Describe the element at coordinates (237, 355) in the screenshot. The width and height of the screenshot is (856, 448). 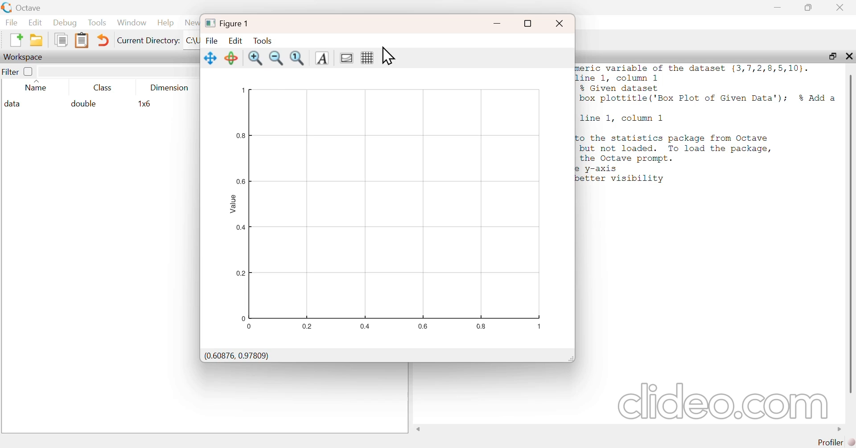
I see `(0.60876, 0.97809)` at that location.